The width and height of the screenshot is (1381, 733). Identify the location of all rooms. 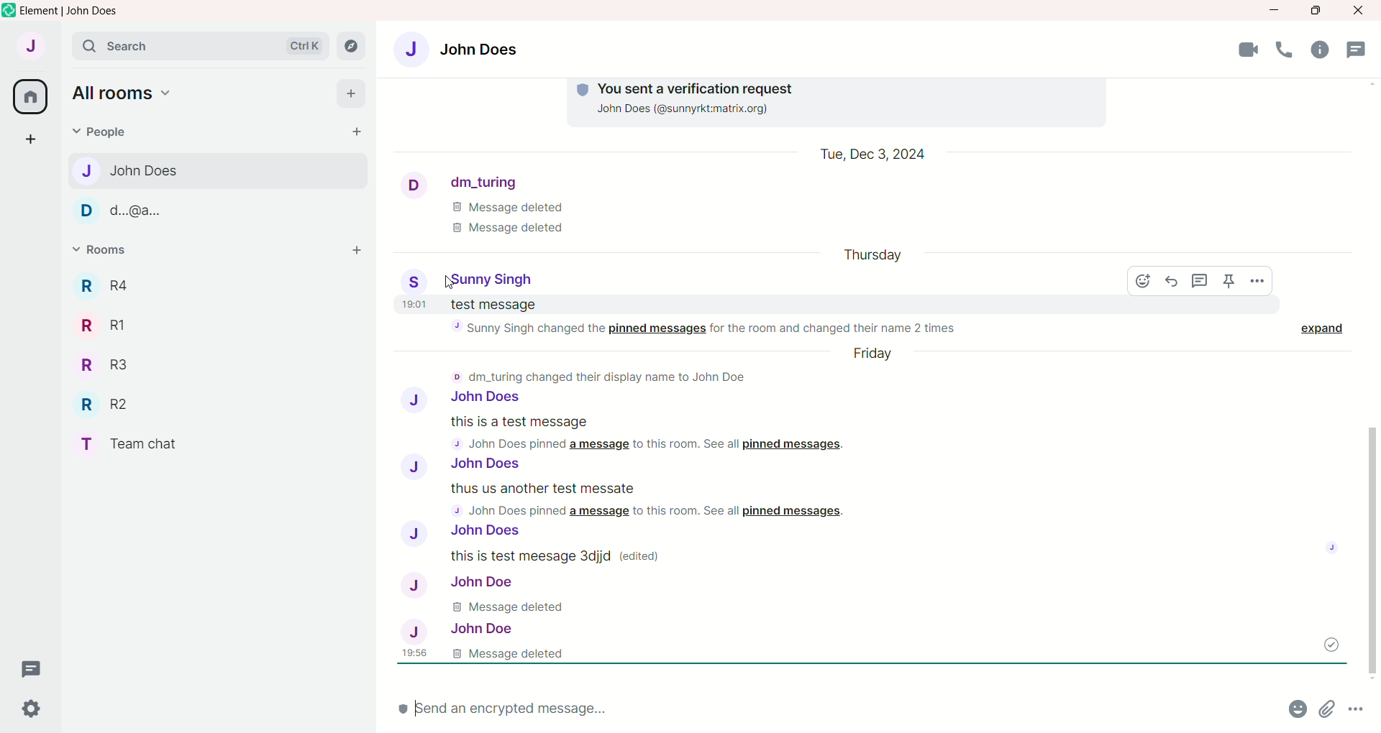
(27, 96).